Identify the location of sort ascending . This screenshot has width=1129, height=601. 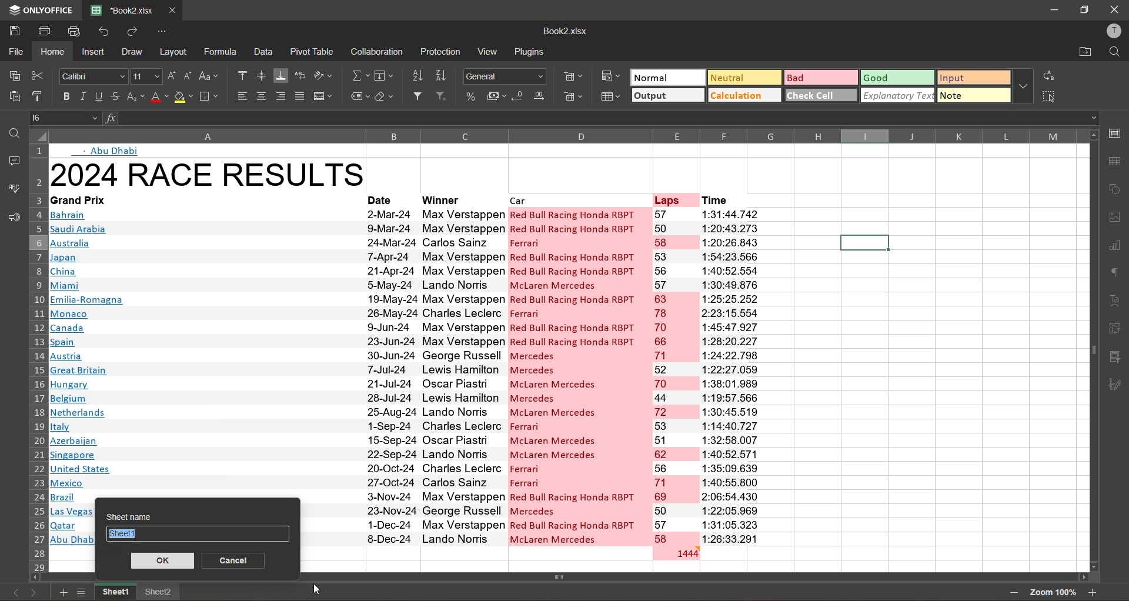
(421, 77).